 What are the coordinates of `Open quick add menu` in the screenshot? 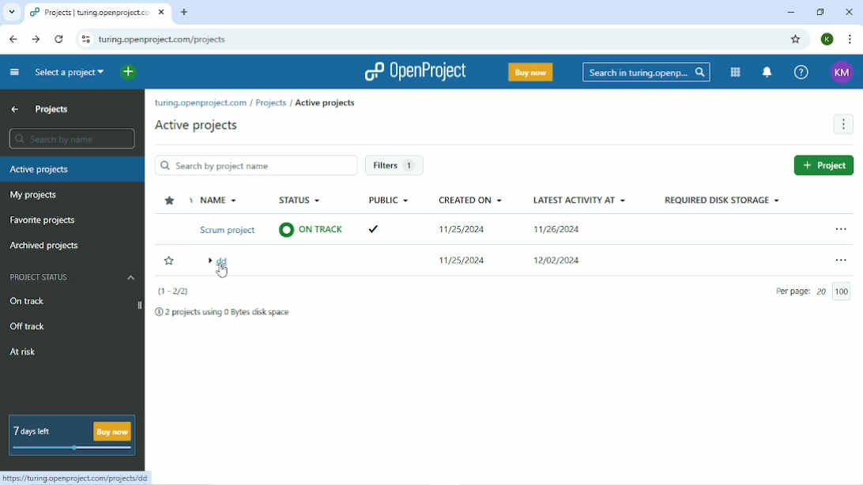 It's located at (130, 71).